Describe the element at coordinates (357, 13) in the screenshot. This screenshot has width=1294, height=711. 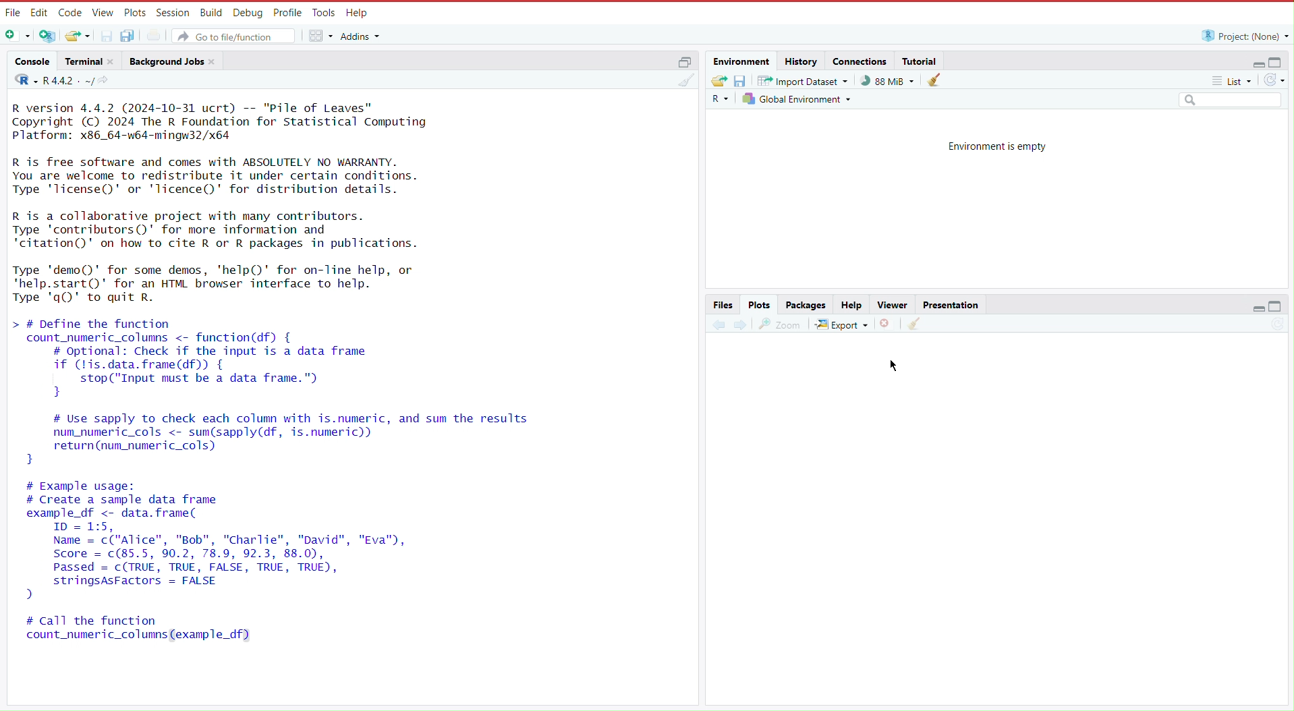
I see `Help` at that location.